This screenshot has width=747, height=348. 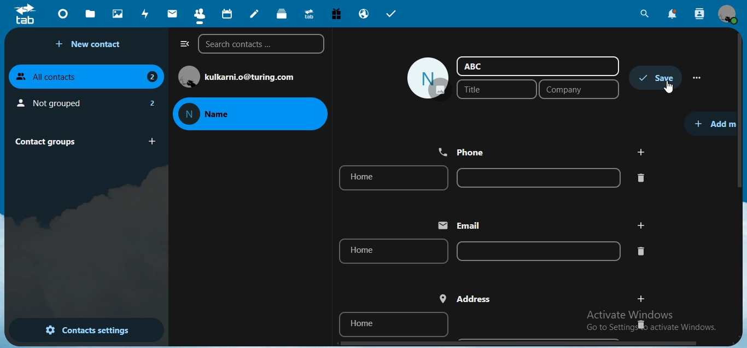 I want to click on image, so click(x=428, y=79).